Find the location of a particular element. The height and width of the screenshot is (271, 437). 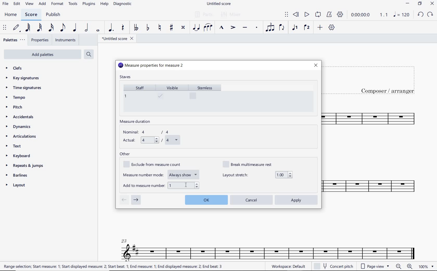

ok is located at coordinates (206, 199).